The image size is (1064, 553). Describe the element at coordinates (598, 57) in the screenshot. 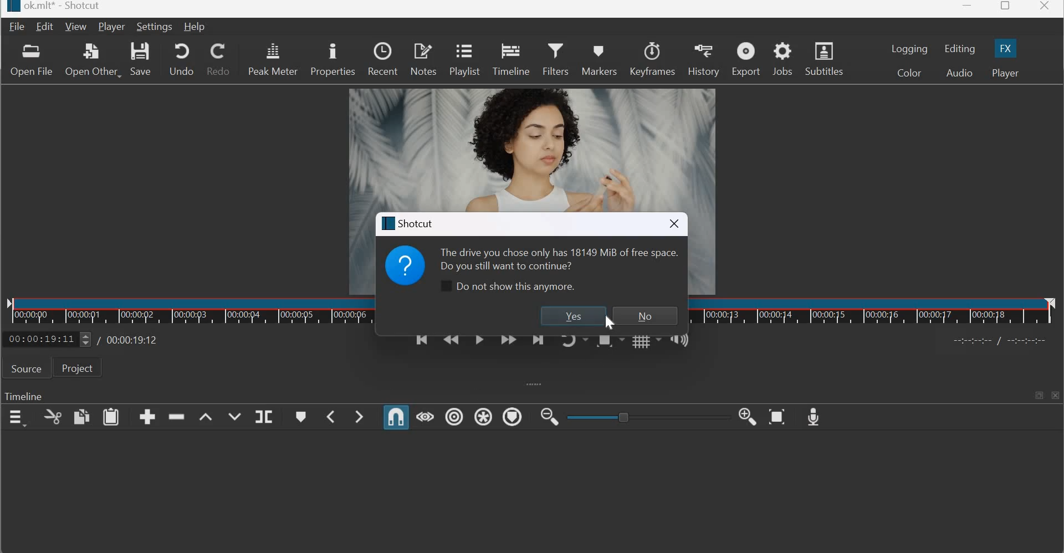

I see `Markers` at that location.